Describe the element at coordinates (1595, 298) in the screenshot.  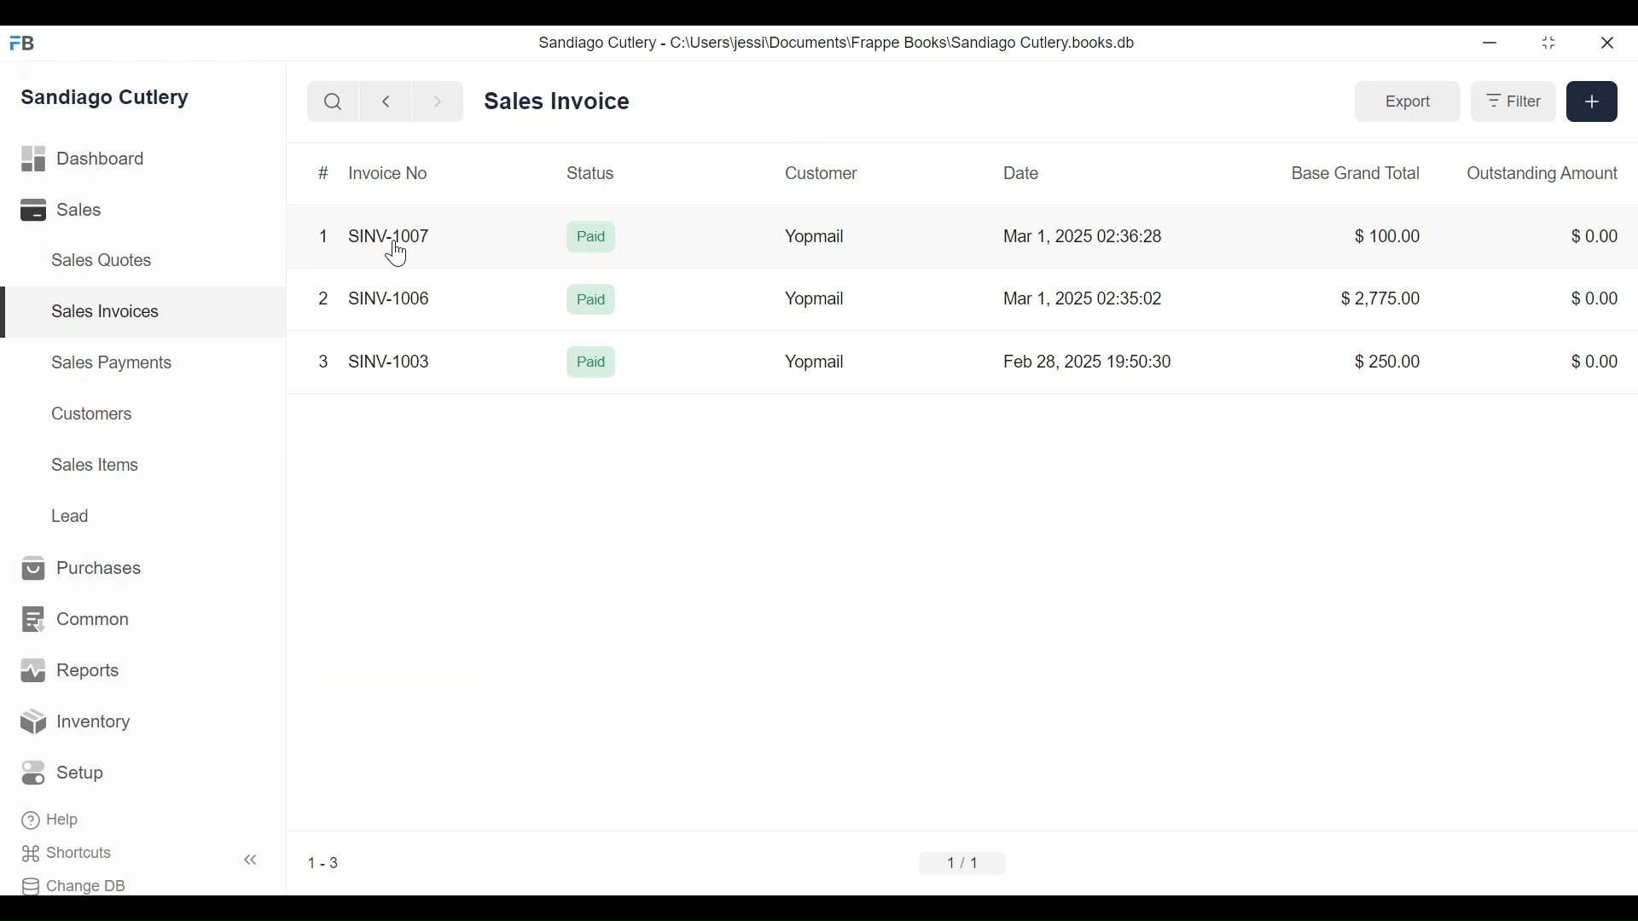
I see `$ 0.00` at that location.